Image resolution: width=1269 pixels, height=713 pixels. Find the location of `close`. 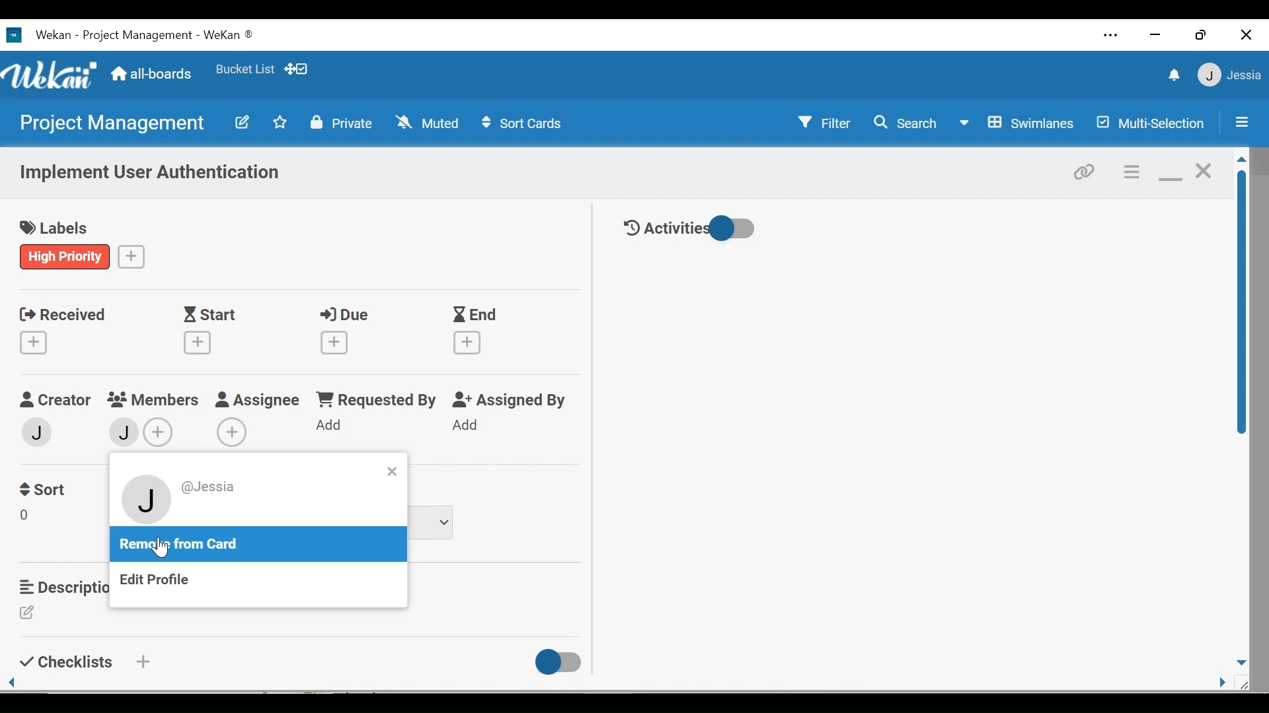

close is located at coordinates (1202, 170).